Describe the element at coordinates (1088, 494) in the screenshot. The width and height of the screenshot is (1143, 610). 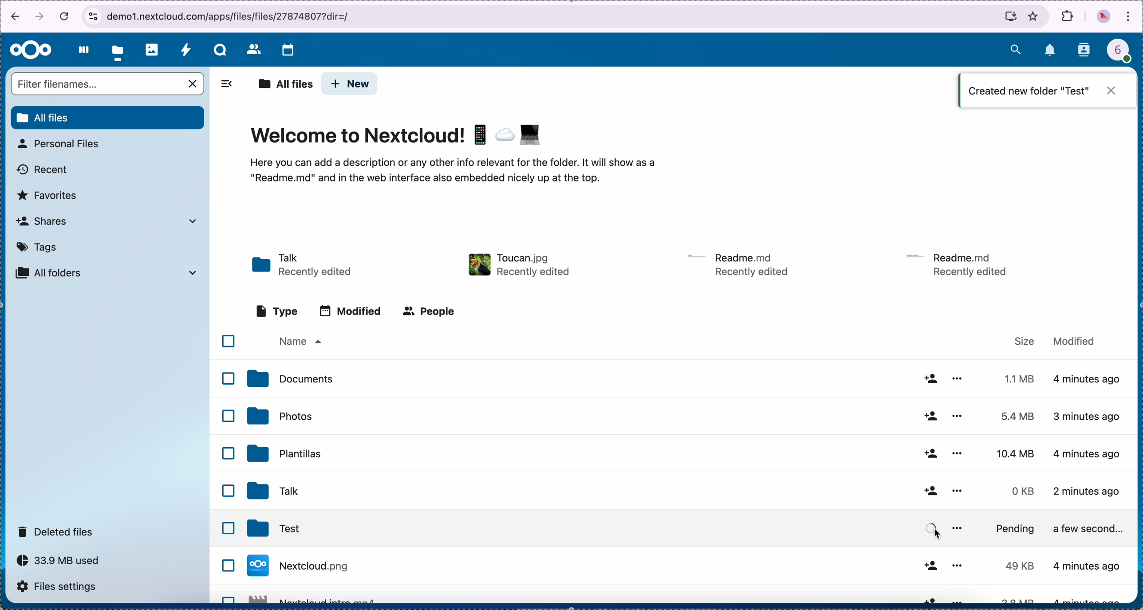
I see `4 minutes ago` at that location.